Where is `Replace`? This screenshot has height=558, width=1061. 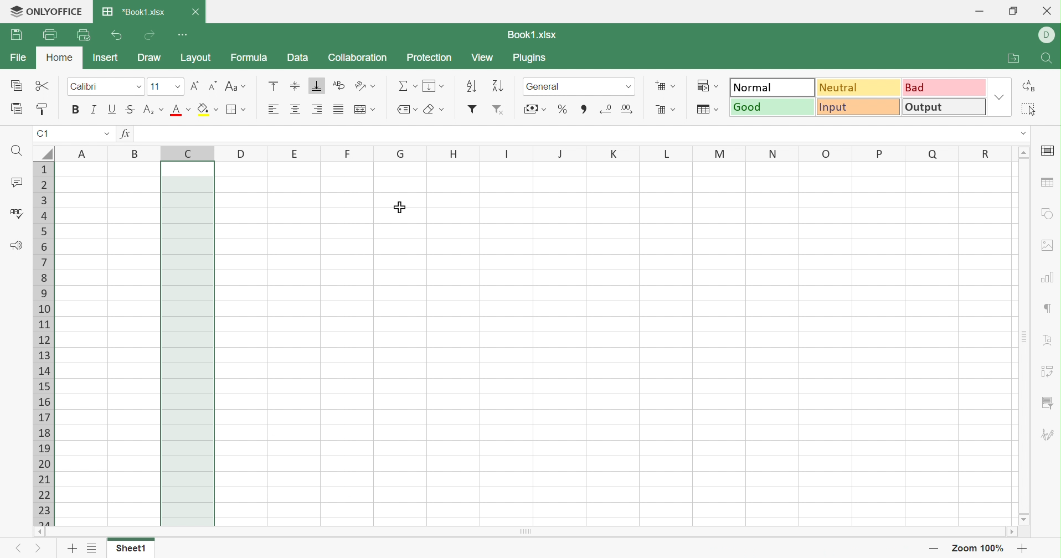 Replace is located at coordinates (1031, 86).